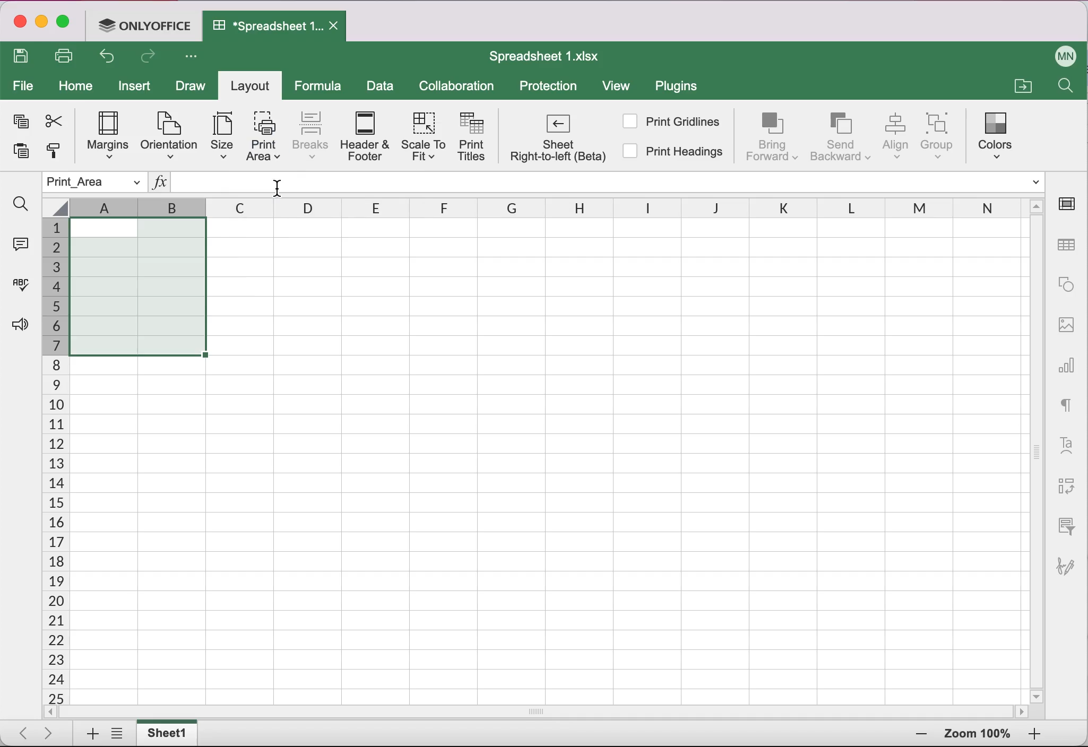 This screenshot has width=1088, height=747. Describe the element at coordinates (672, 121) in the screenshot. I see `Print gridlines` at that location.